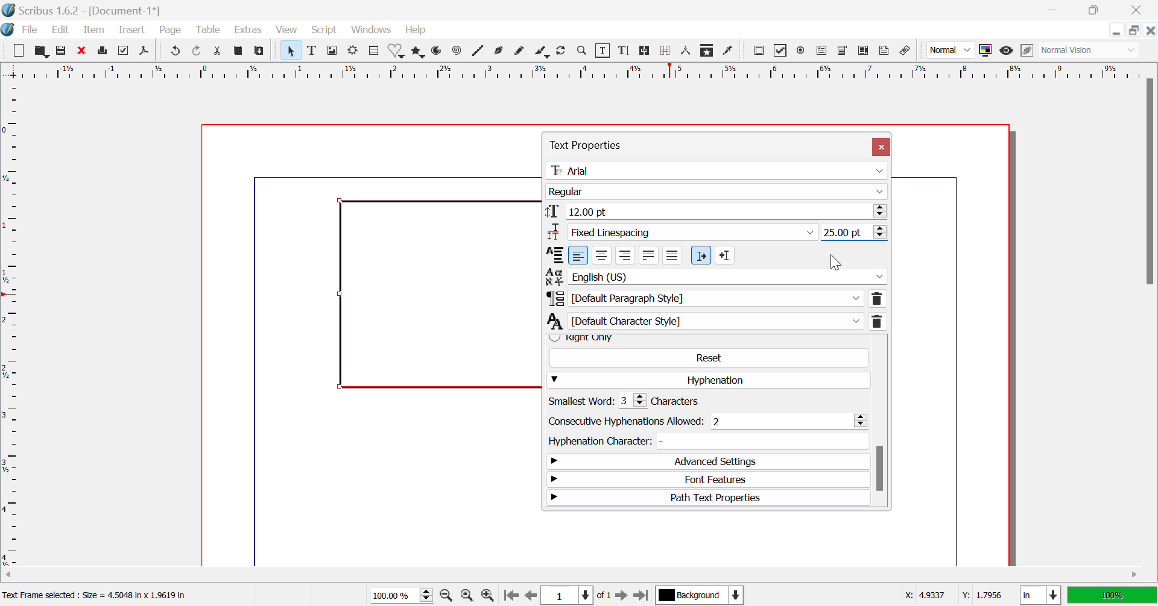  Describe the element at coordinates (174, 52) in the screenshot. I see `Undo` at that location.